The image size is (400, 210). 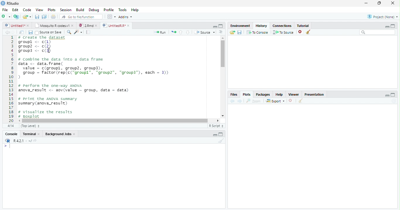 I want to click on Alignment, so click(x=220, y=32).